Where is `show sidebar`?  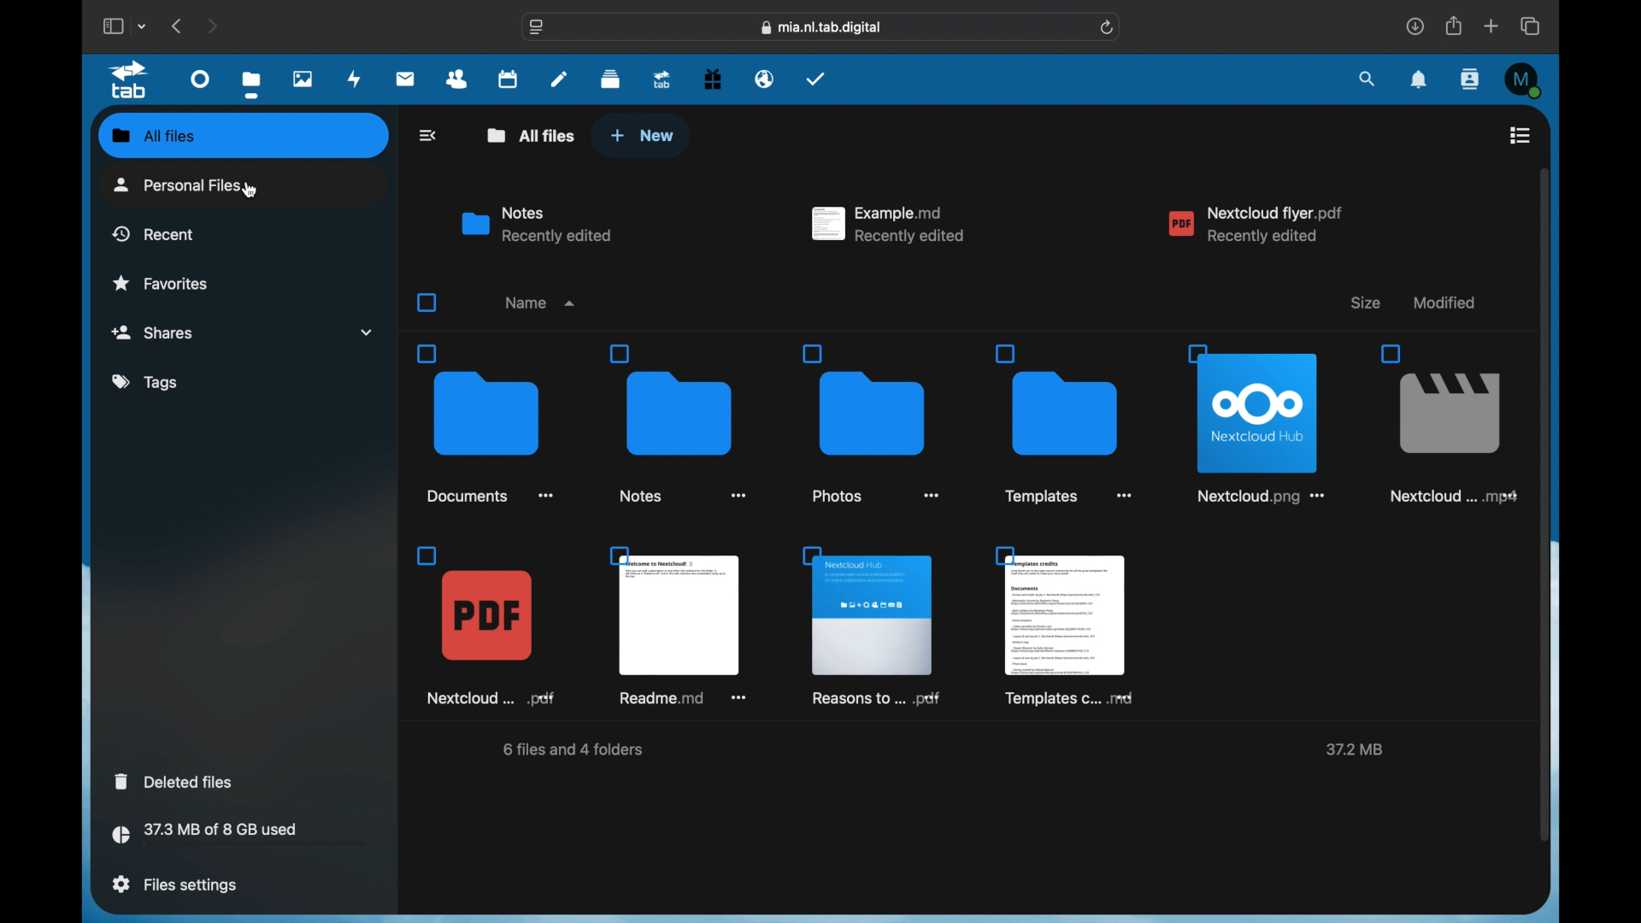
show sidebar is located at coordinates (112, 26).